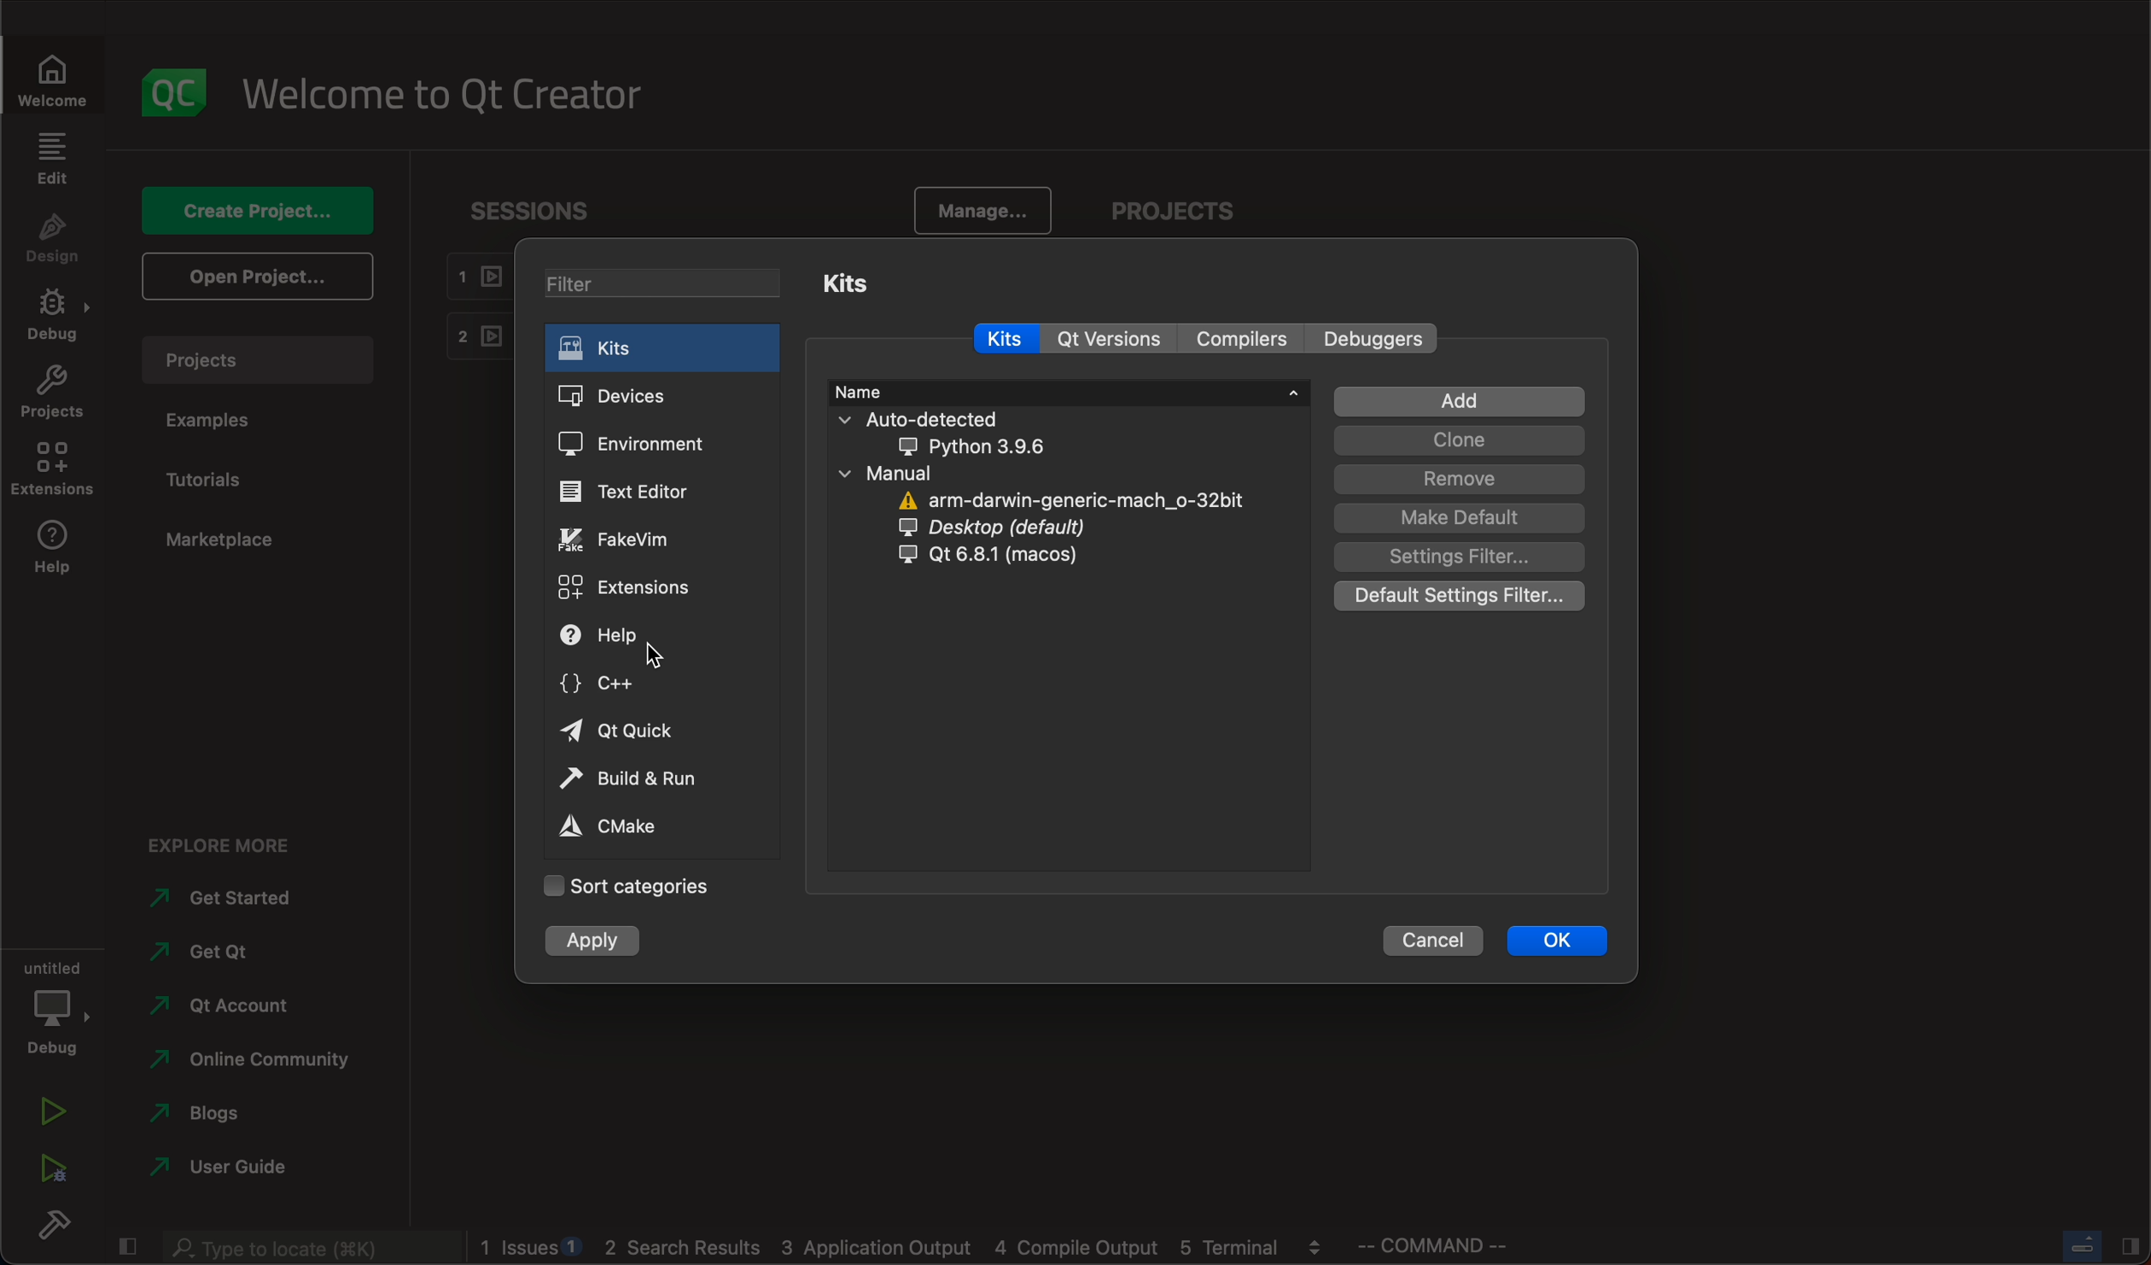 This screenshot has width=2151, height=1265. Describe the element at coordinates (1456, 556) in the screenshot. I see `settings` at that location.